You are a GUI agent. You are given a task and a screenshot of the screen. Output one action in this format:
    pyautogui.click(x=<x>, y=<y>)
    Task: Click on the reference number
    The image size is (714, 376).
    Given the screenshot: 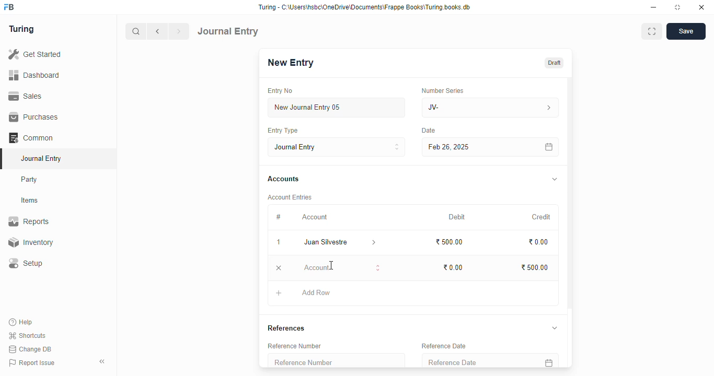 What is the action you would take?
    pyautogui.click(x=294, y=346)
    